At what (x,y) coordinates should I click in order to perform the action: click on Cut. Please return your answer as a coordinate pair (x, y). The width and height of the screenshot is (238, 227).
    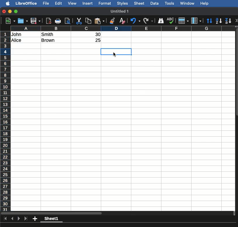
    Looking at the image, I should click on (79, 20).